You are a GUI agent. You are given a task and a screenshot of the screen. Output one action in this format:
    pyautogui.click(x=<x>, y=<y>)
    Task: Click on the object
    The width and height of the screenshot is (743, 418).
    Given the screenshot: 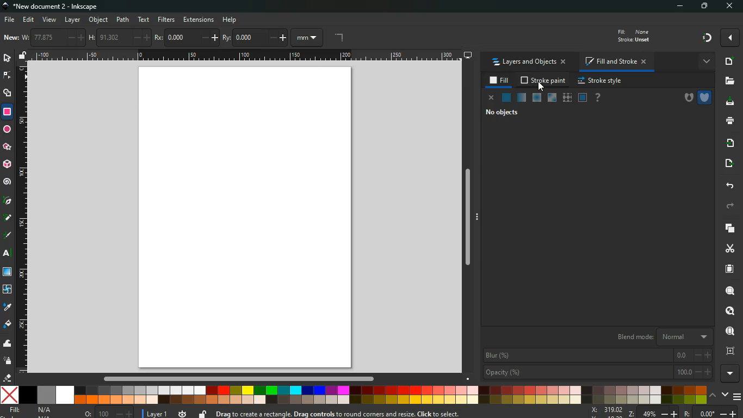 What is the action you would take?
    pyautogui.click(x=98, y=20)
    